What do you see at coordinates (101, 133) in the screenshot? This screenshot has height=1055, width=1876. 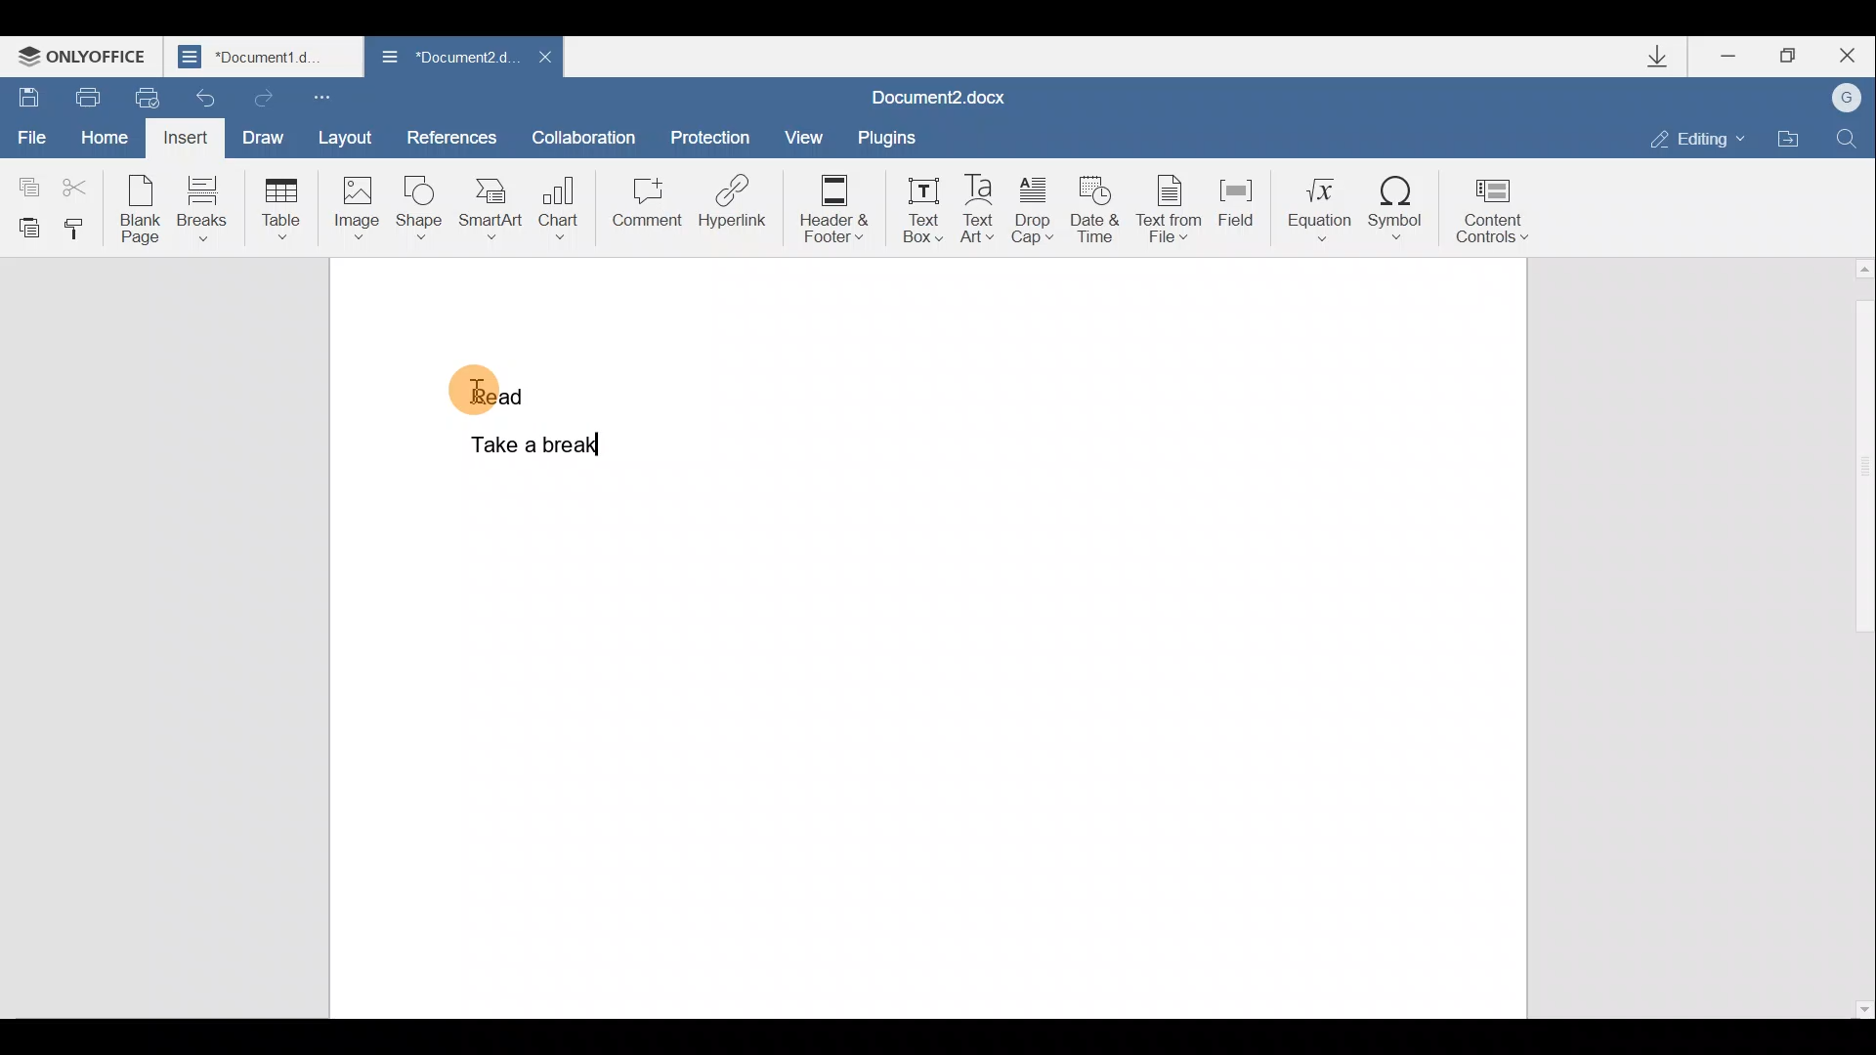 I see `Home` at bounding box center [101, 133].